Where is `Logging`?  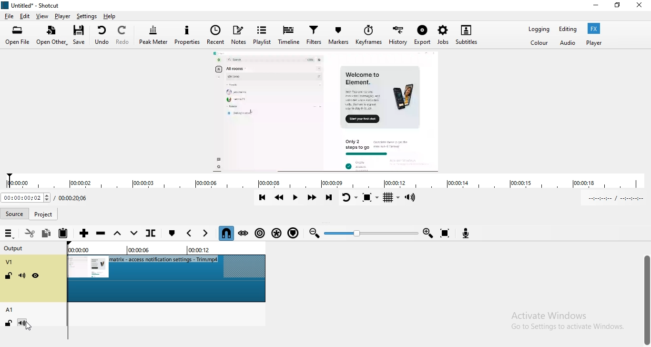 Logging is located at coordinates (539, 29).